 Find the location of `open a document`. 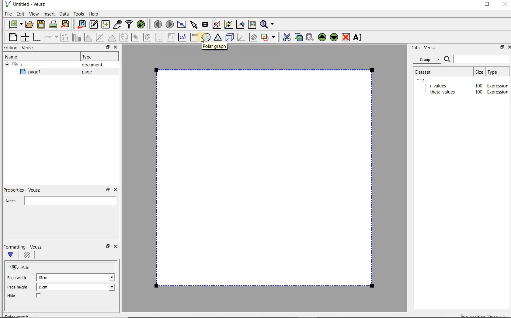

open a document is located at coordinates (30, 24).